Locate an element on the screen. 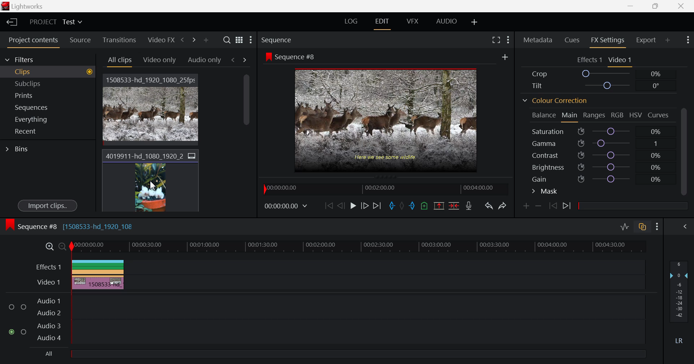 The height and width of the screenshot is (364, 694). Everything is located at coordinates (46, 119).